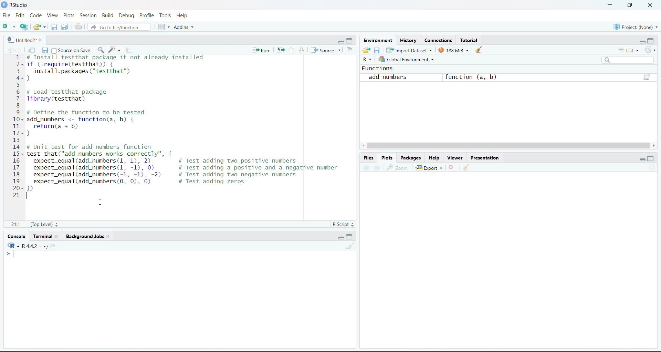 Image resolution: width=661 pixels, height=352 pixels. I want to click on Help, so click(182, 15).